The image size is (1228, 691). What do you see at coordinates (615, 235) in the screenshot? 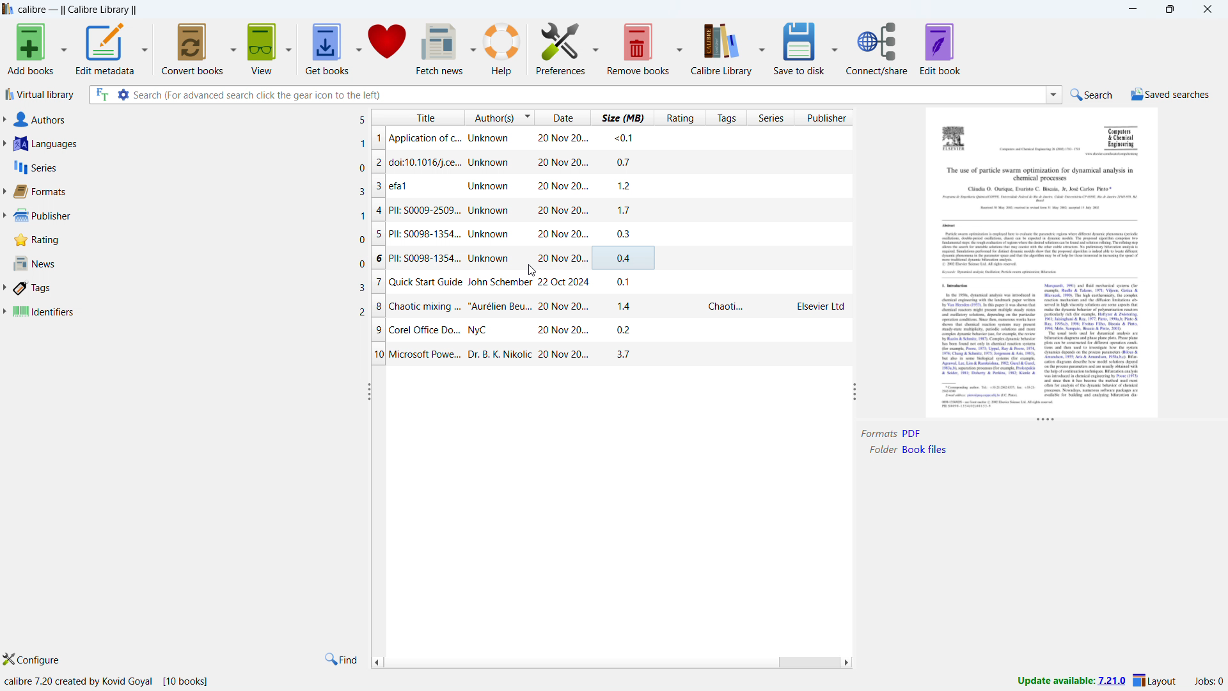
I see `PII: S0098-1354...` at bounding box center [615, 235].